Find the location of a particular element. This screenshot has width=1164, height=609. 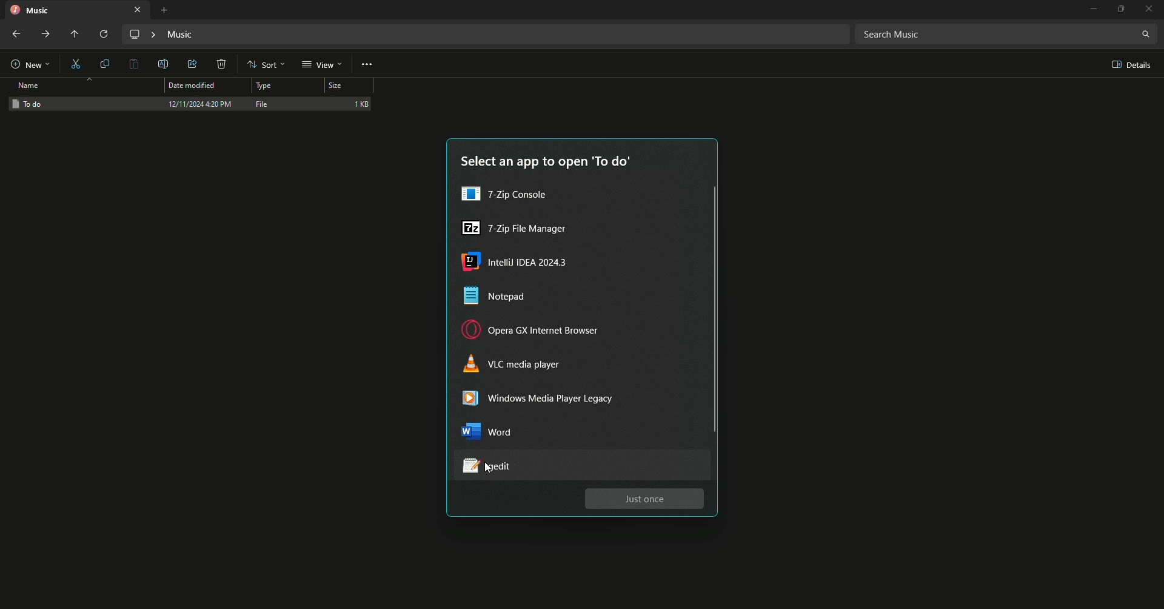

Date and time is located at coordinates (198, 106).